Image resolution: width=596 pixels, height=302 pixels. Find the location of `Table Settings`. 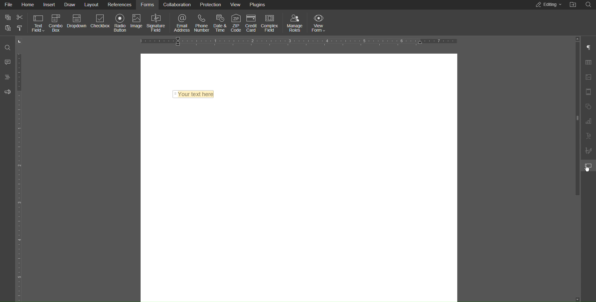

Table Settings is located at coordinates (590, 63).